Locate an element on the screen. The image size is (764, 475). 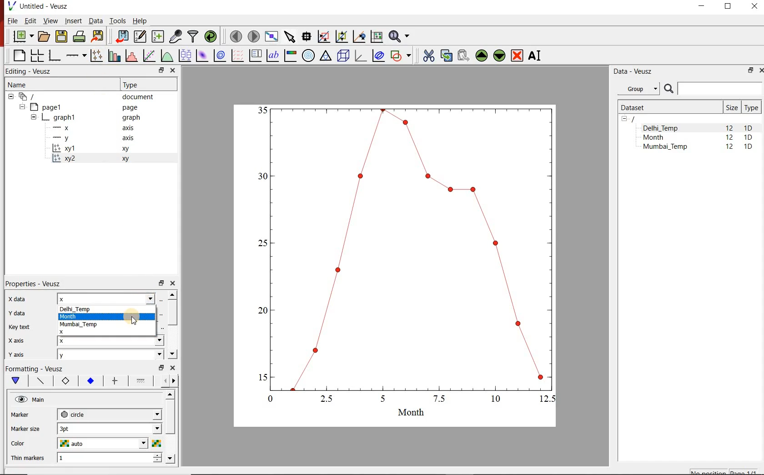
plot a function is located at coordinates (167, 56).